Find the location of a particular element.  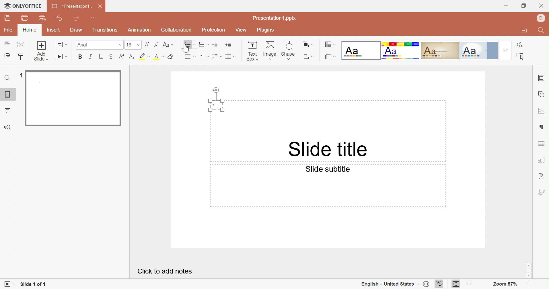

Superscript / subscript is located at coordinates (159, 57).